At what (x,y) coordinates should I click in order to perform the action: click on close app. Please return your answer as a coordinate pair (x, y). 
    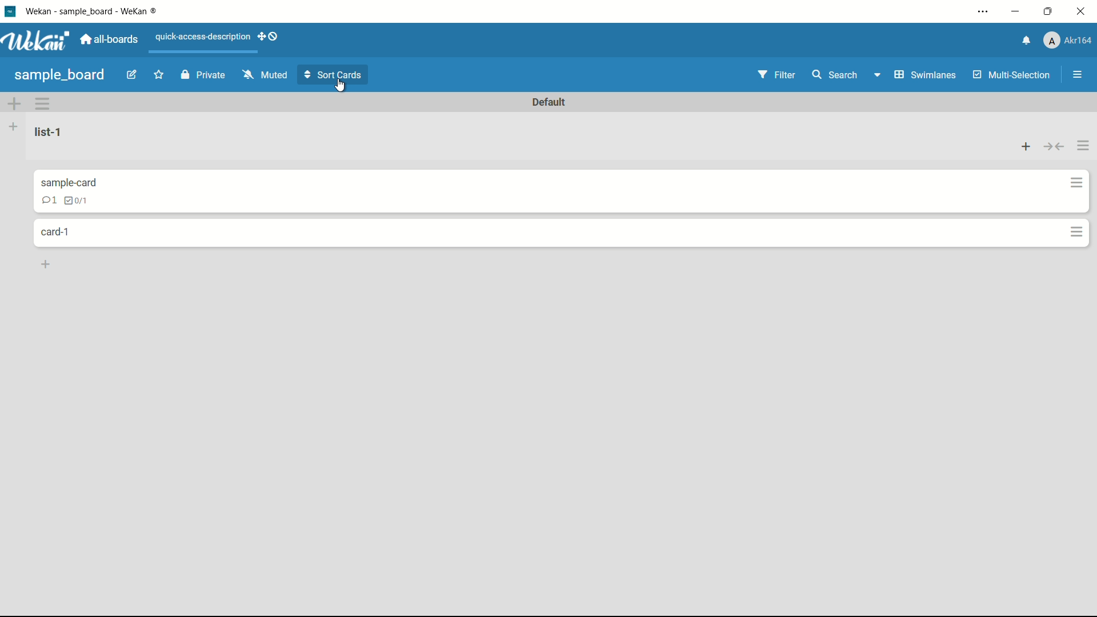
    Looking at the image, I should click on (1082, 11).